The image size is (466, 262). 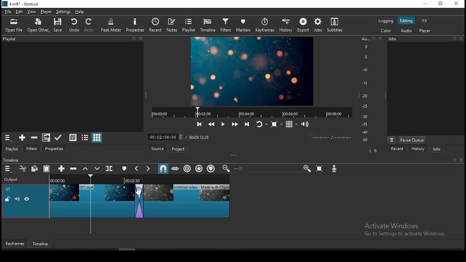 I want to click on redo, so click(x=90, y=25).